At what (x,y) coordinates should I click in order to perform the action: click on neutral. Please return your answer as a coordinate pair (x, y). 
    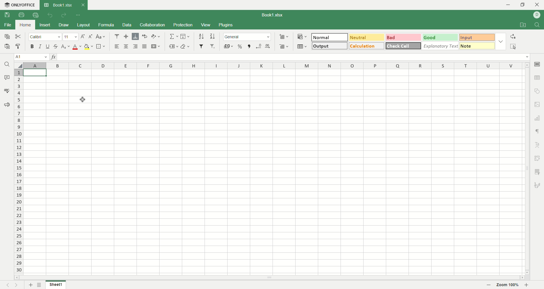
    Looking at the image, I should click on (366, 37).